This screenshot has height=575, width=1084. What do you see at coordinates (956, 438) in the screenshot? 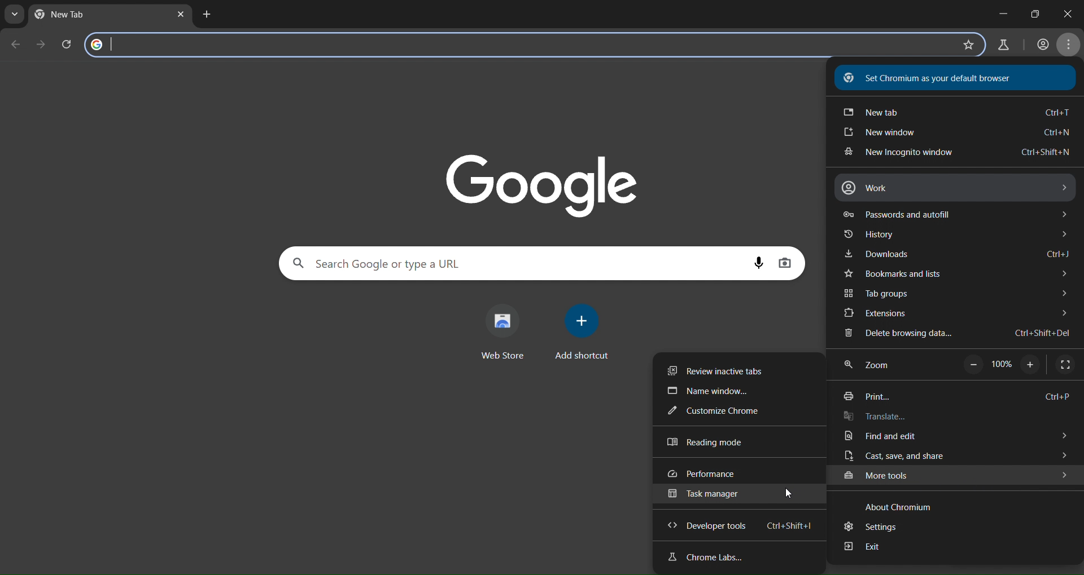
I see `find and edit` at bounding box center [956, 438].